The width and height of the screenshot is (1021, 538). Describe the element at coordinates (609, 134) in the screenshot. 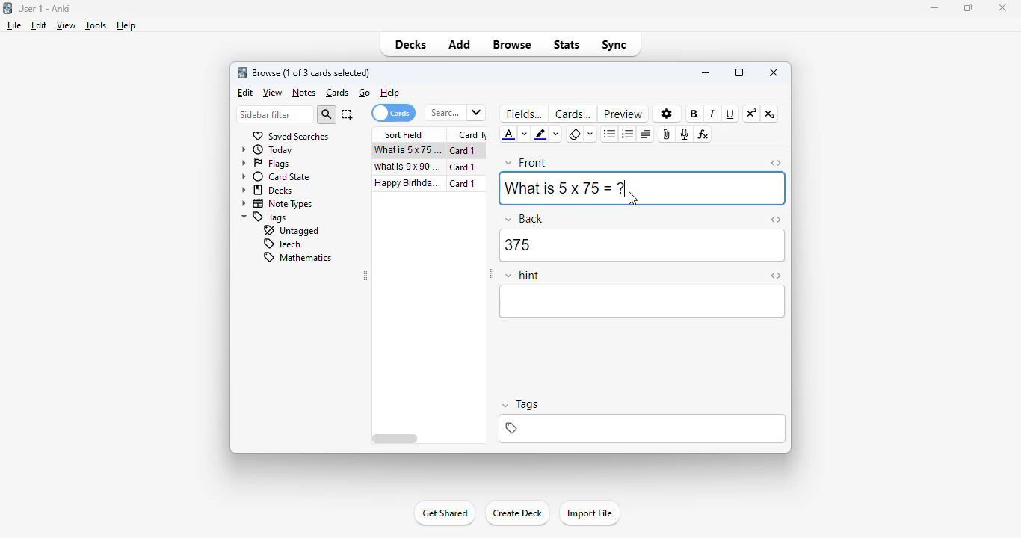

I see `unordered list` at that location.